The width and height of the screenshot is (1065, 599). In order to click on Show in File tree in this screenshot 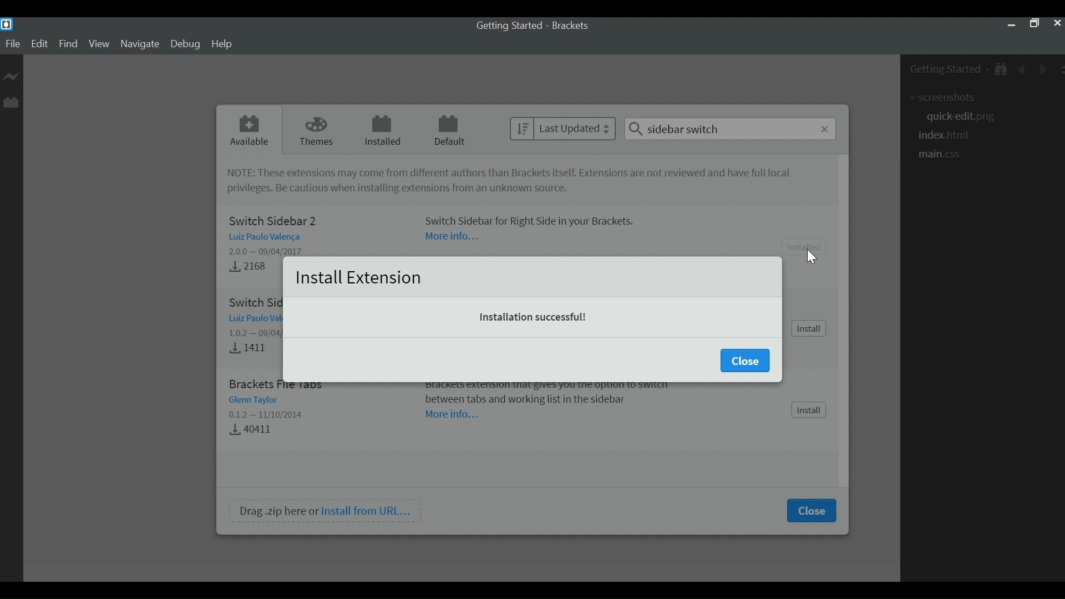, I will do `click(1000, 68)`.